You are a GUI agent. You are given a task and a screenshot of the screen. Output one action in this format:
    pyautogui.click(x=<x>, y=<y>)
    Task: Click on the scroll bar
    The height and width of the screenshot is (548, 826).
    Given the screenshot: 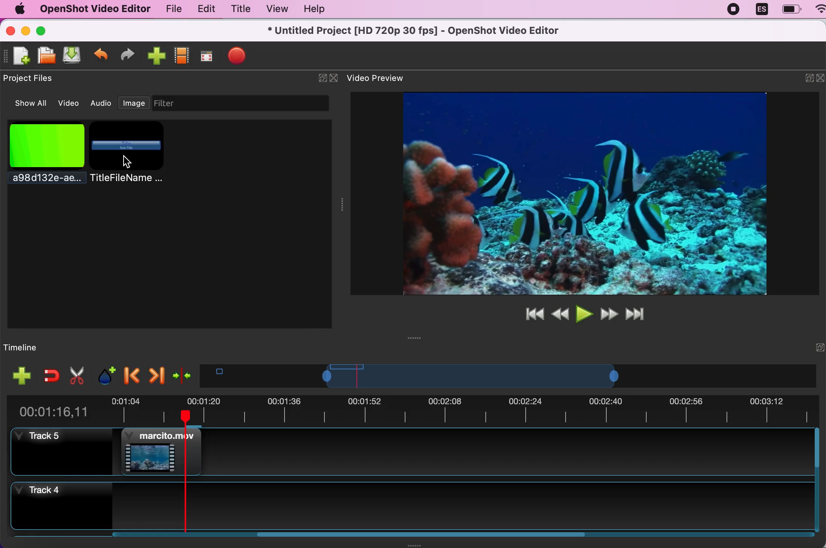 What is the action you would take?
    pyautogui.click(x=818, y=481)
    